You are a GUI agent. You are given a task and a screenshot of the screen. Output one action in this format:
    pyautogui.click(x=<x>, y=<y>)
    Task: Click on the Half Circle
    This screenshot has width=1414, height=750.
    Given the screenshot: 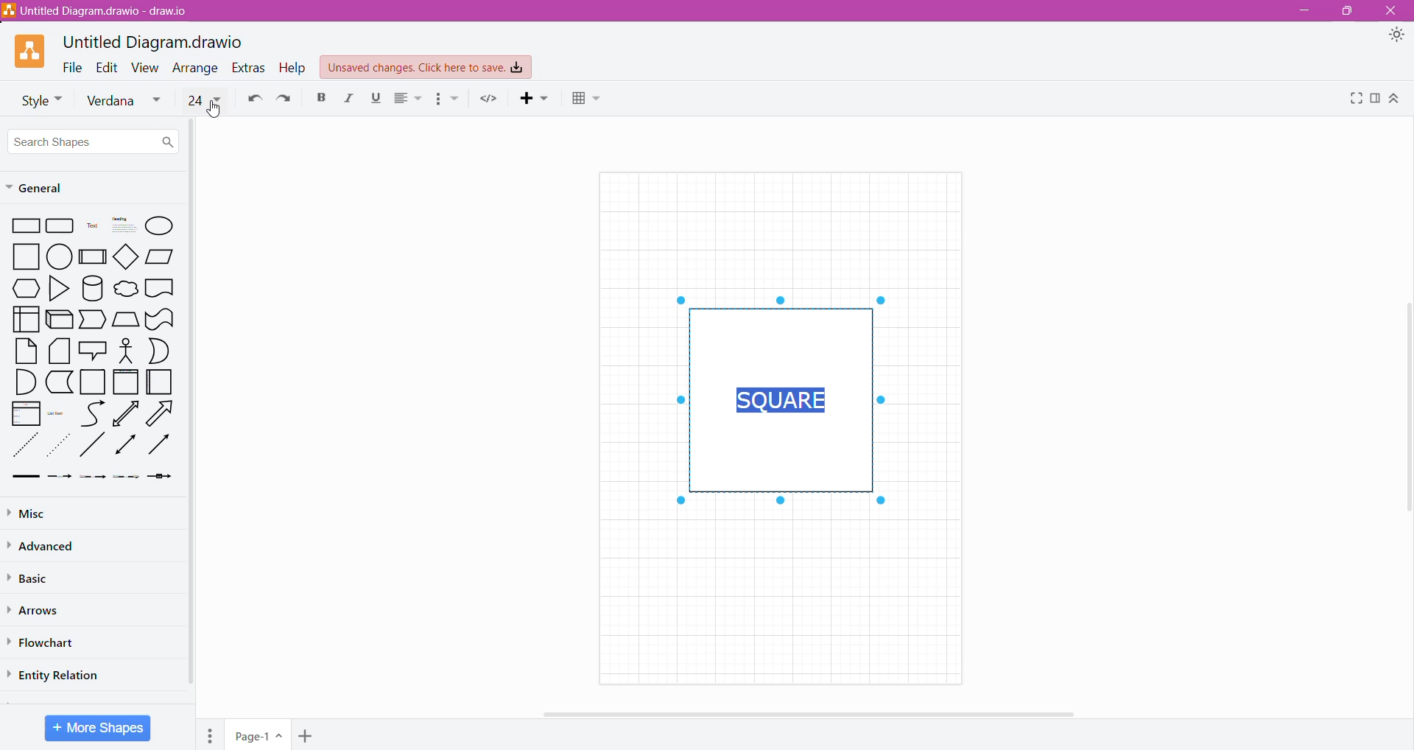 What is the action you would take?
    pyautogui.click(x=159, y=351)
    